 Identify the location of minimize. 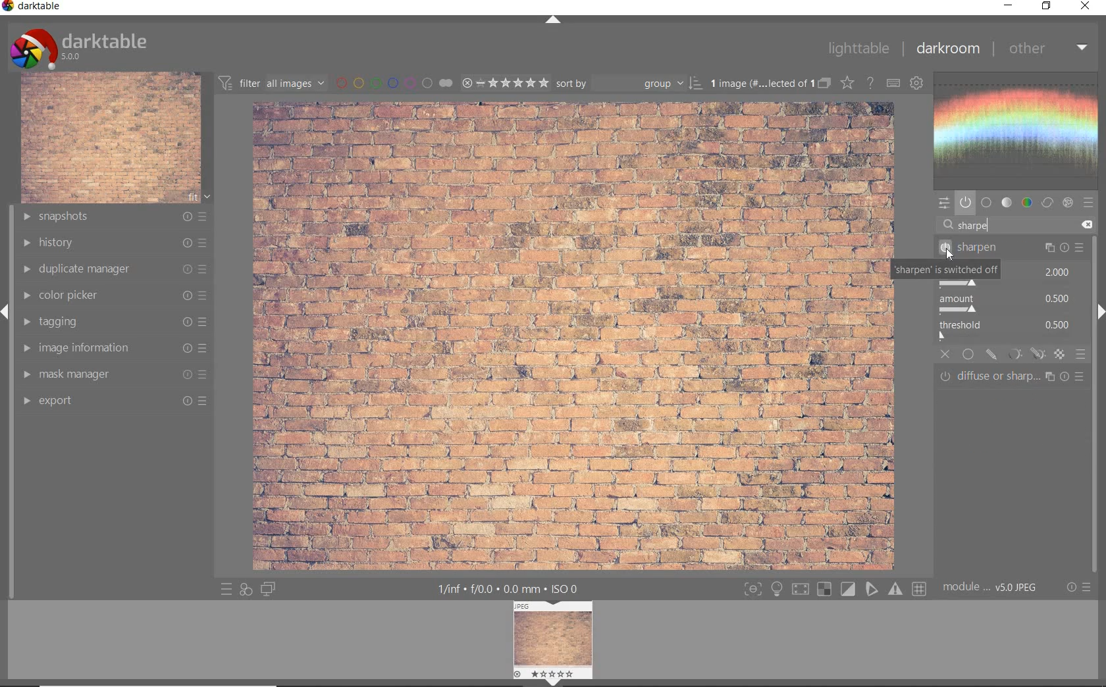
(1007, 5).